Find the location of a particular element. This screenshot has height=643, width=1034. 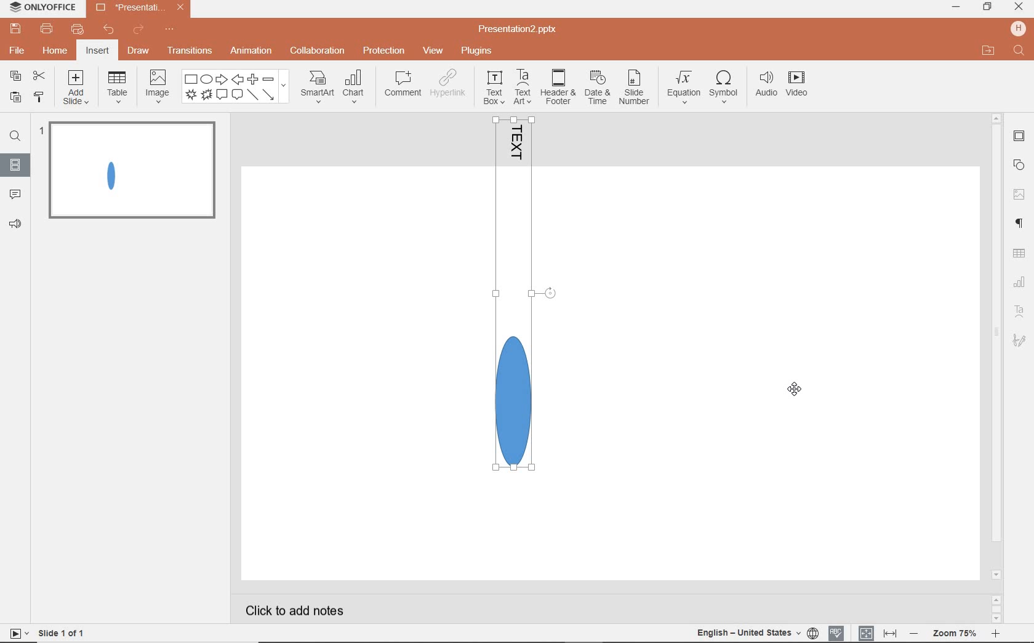

hyperlink is located at coordinates (449, 84).